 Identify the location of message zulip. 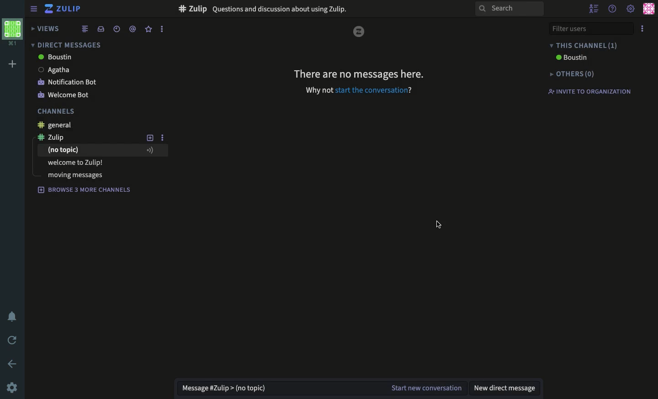
(224, 385).